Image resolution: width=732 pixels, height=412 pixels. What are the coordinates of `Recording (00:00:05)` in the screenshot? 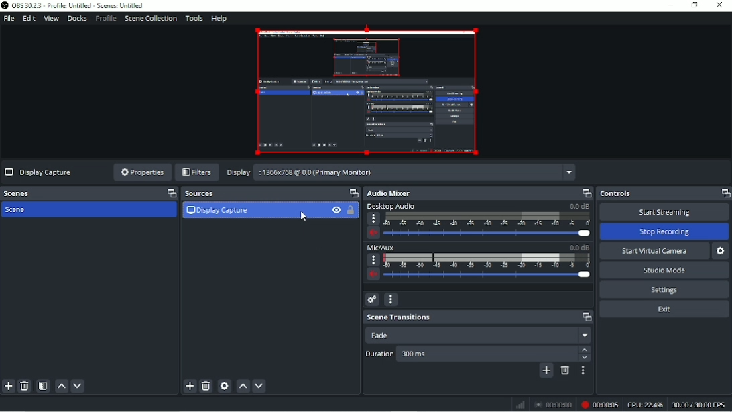 It's located at (601, 404).